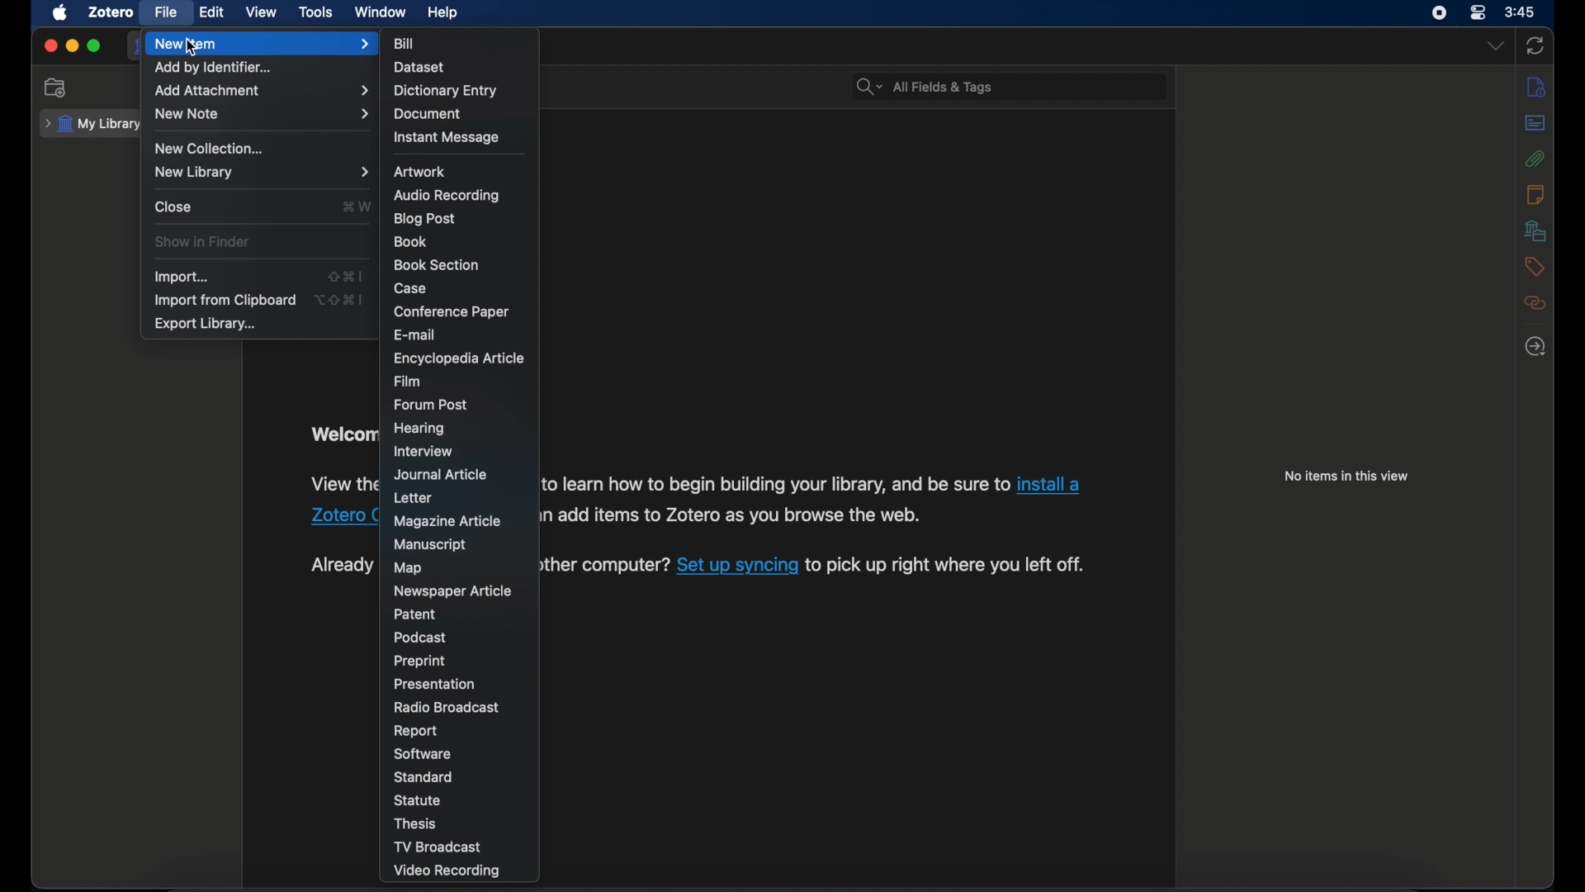  Describe the element at coordinates (348, 275) in the screenshot. I see `shortcut` at that location.